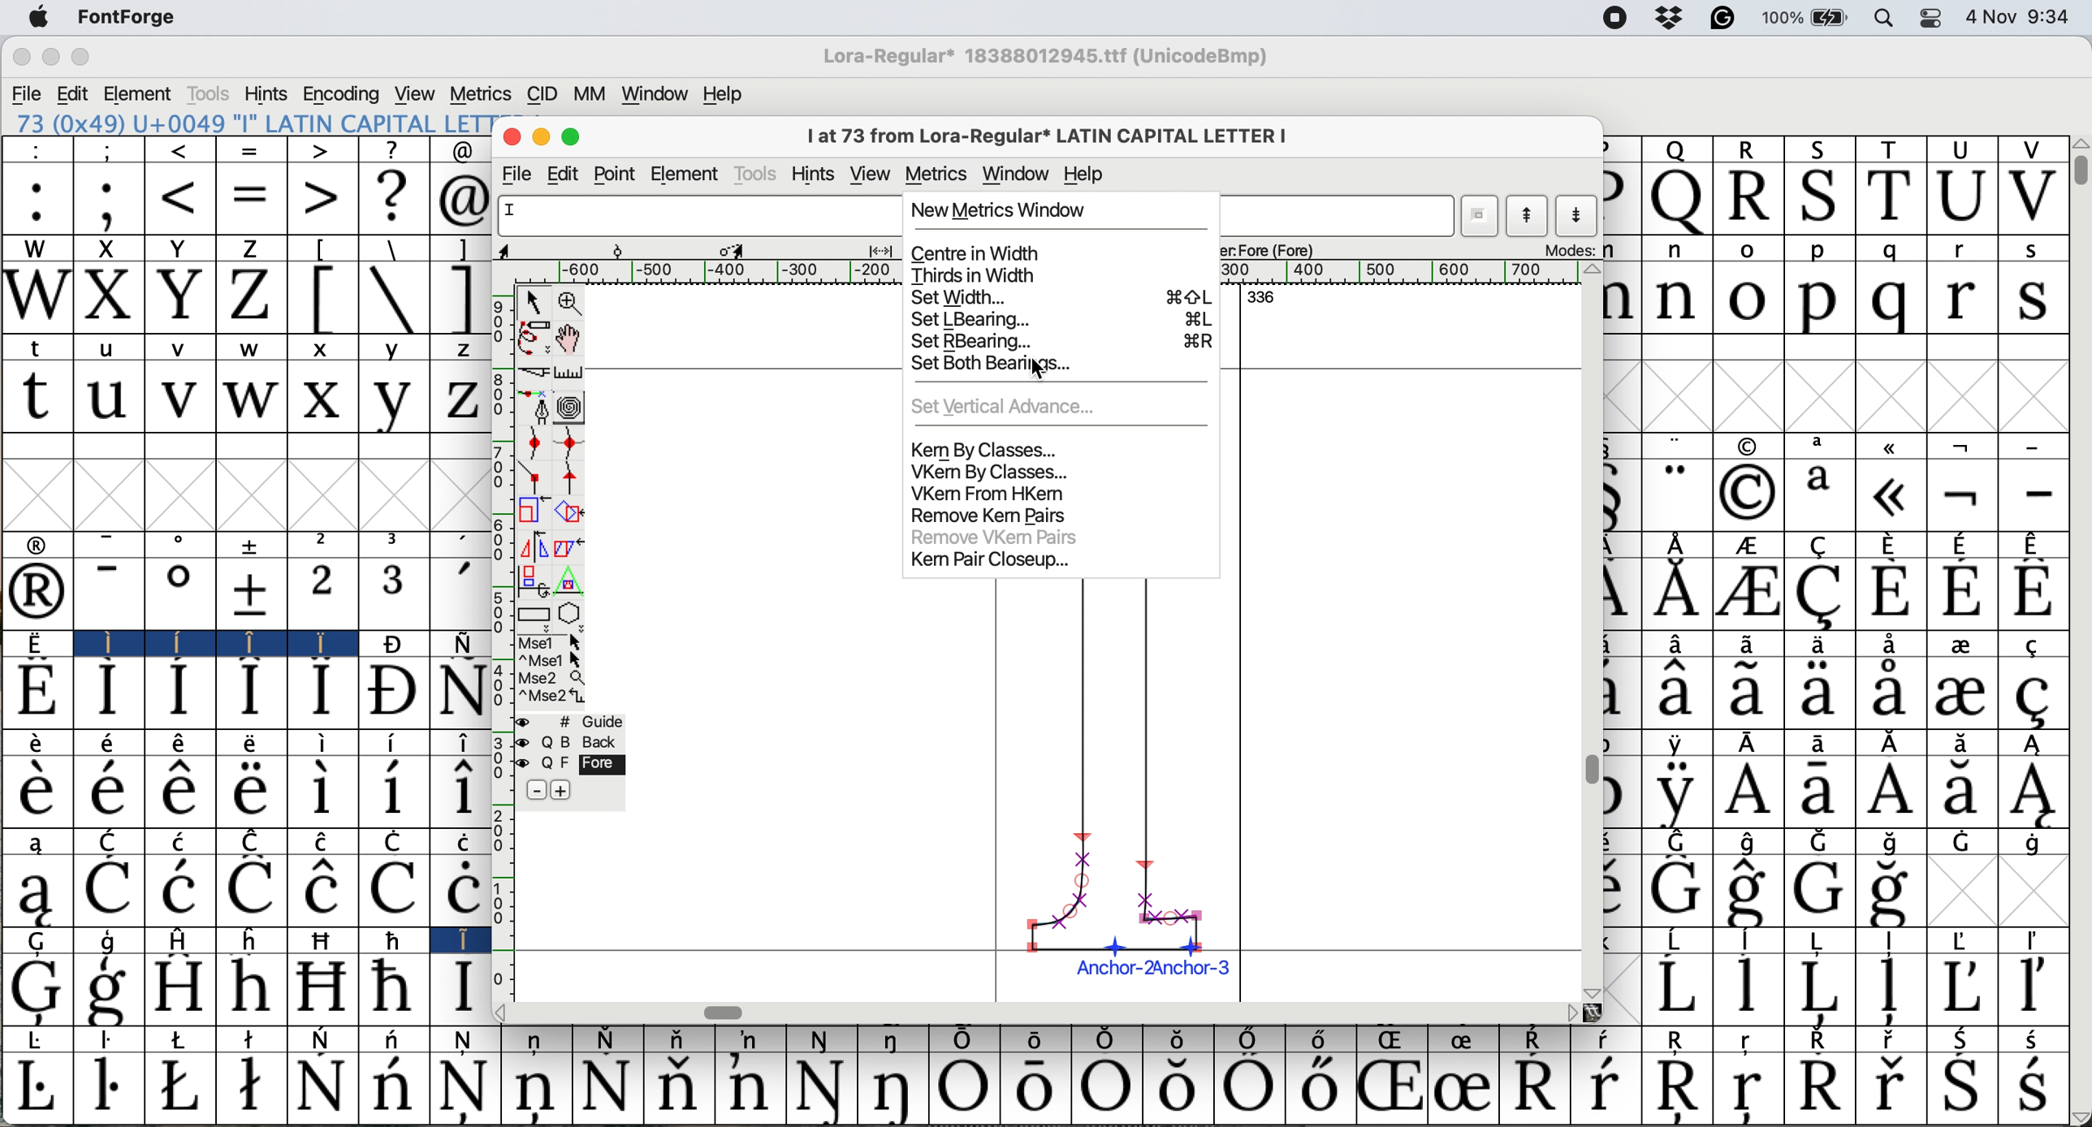 The image size is (2092, 1127). Describe the element at coordinates (1469, 1039) in the screenshot. I see `Symbol` at that location.